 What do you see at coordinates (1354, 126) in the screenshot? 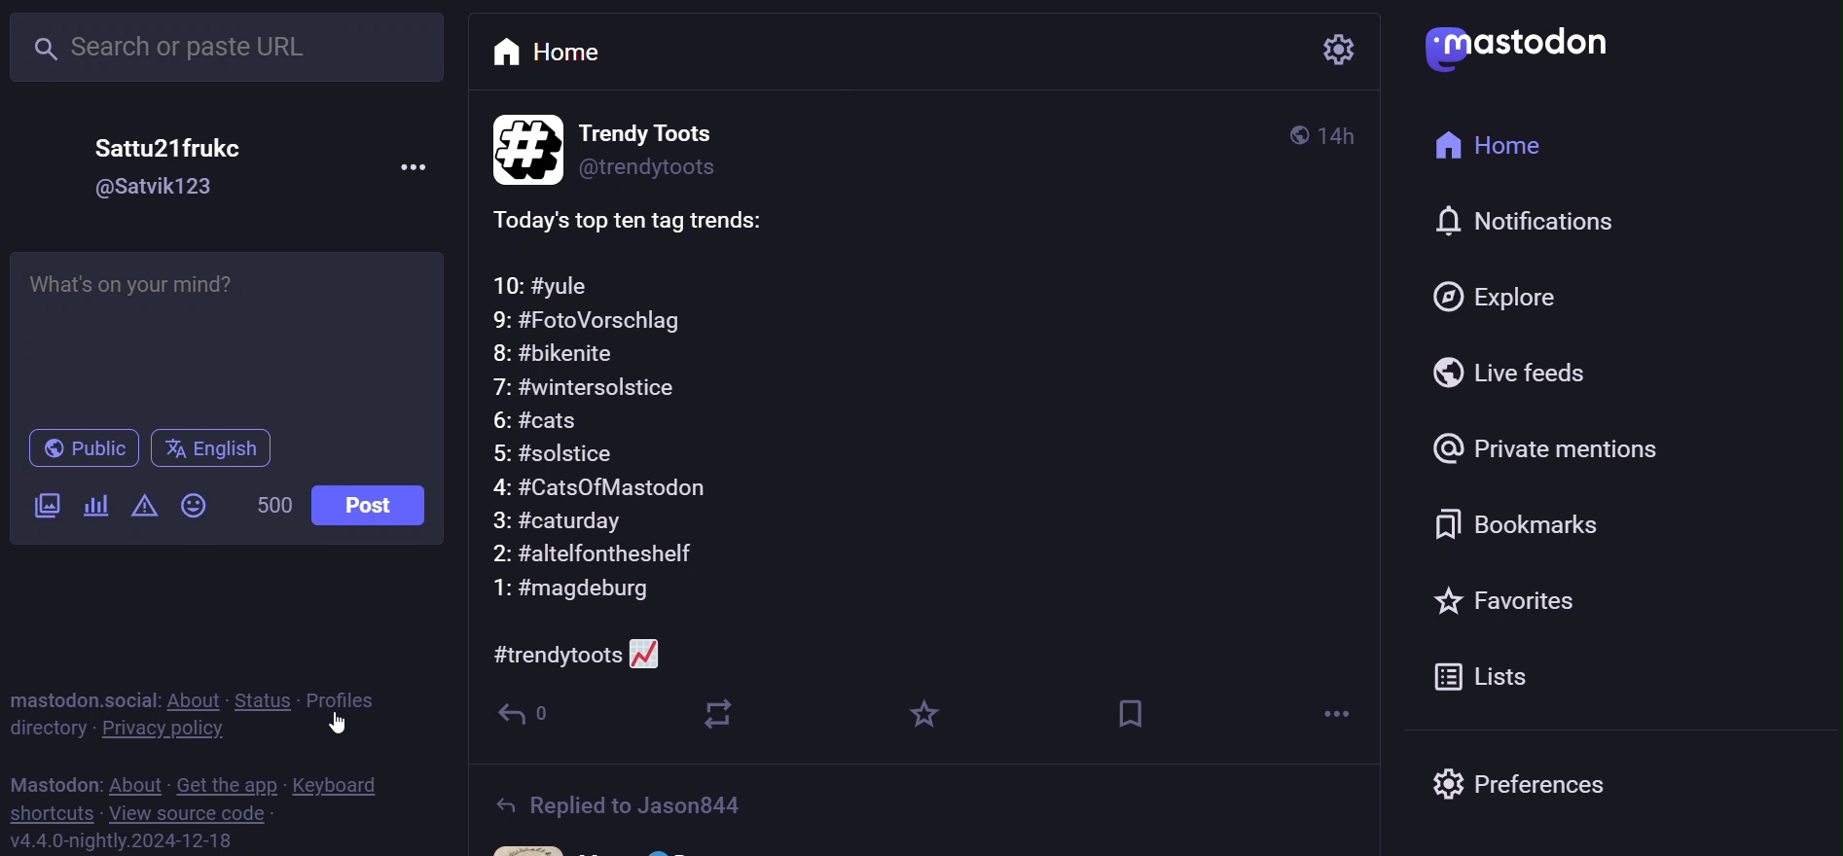
I see `4h` at bounding box center [1354, 126].